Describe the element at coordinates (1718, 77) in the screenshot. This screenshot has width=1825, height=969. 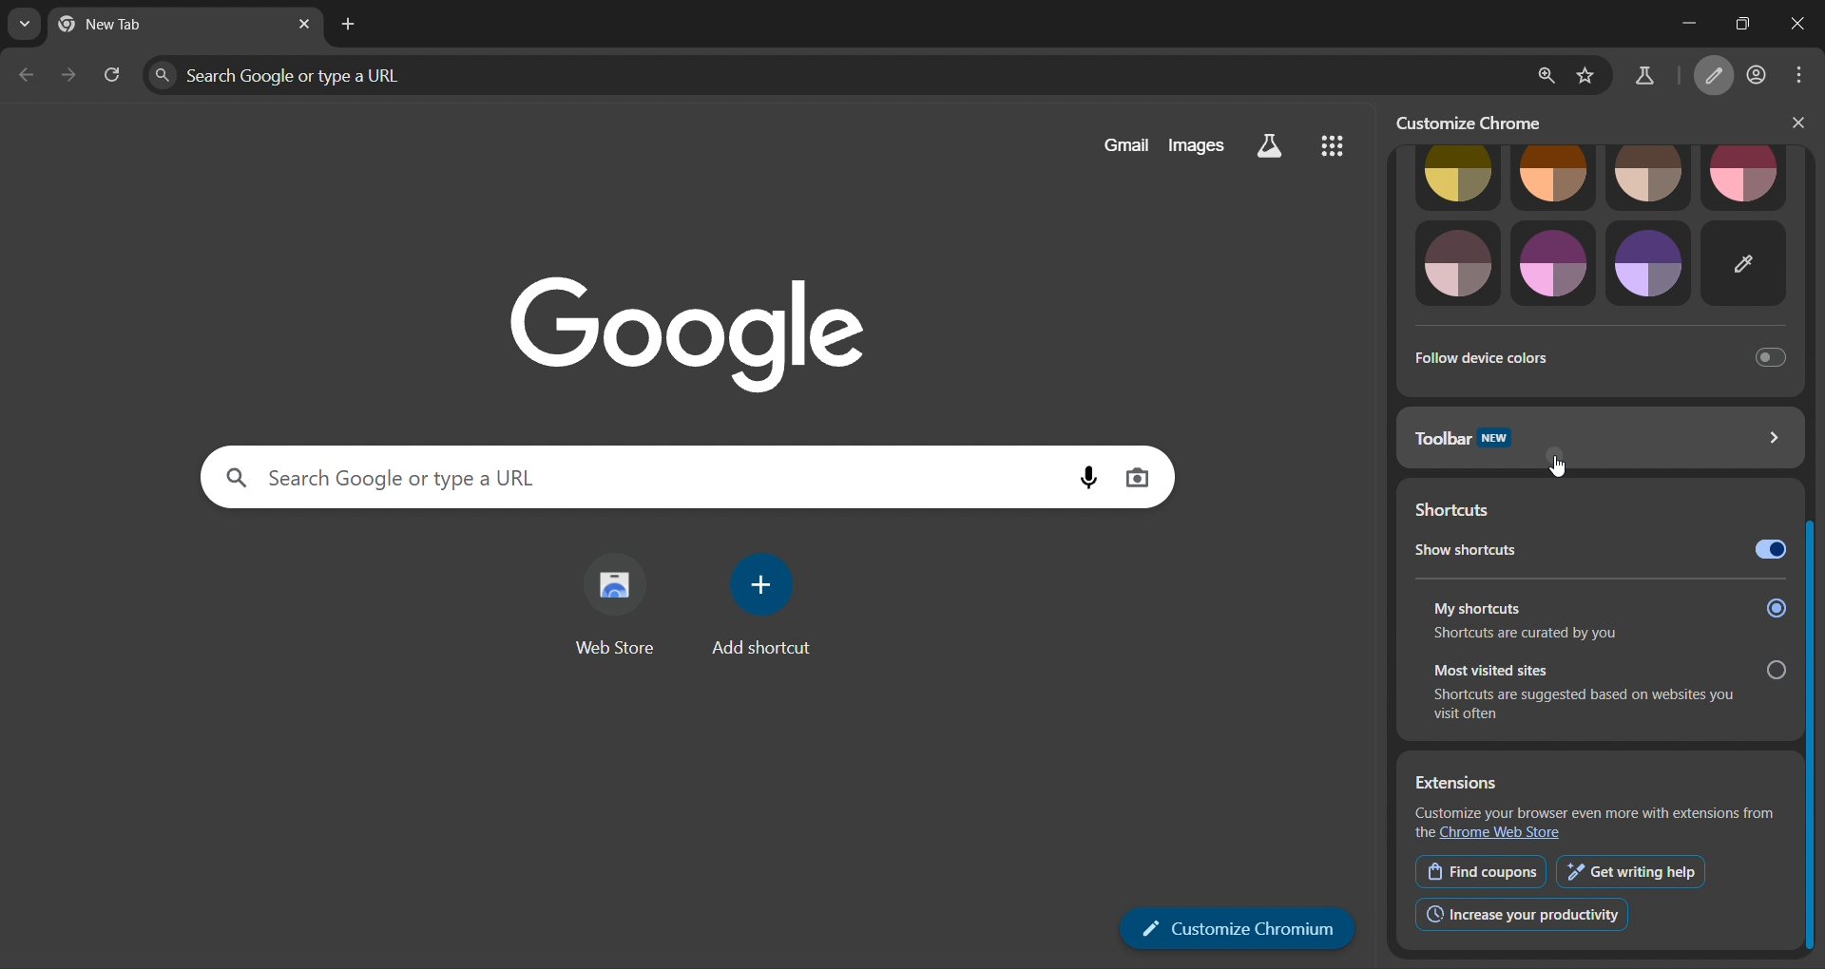
I see `customize chromium` at that location.